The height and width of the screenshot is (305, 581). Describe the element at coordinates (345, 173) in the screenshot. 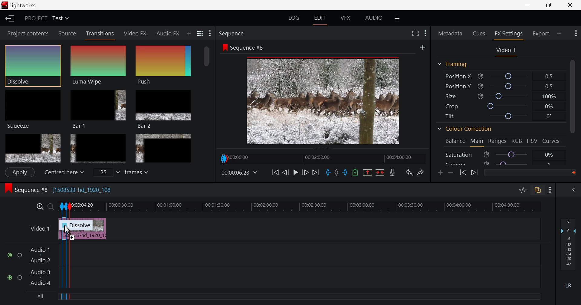

I see `Out mark` at that location.